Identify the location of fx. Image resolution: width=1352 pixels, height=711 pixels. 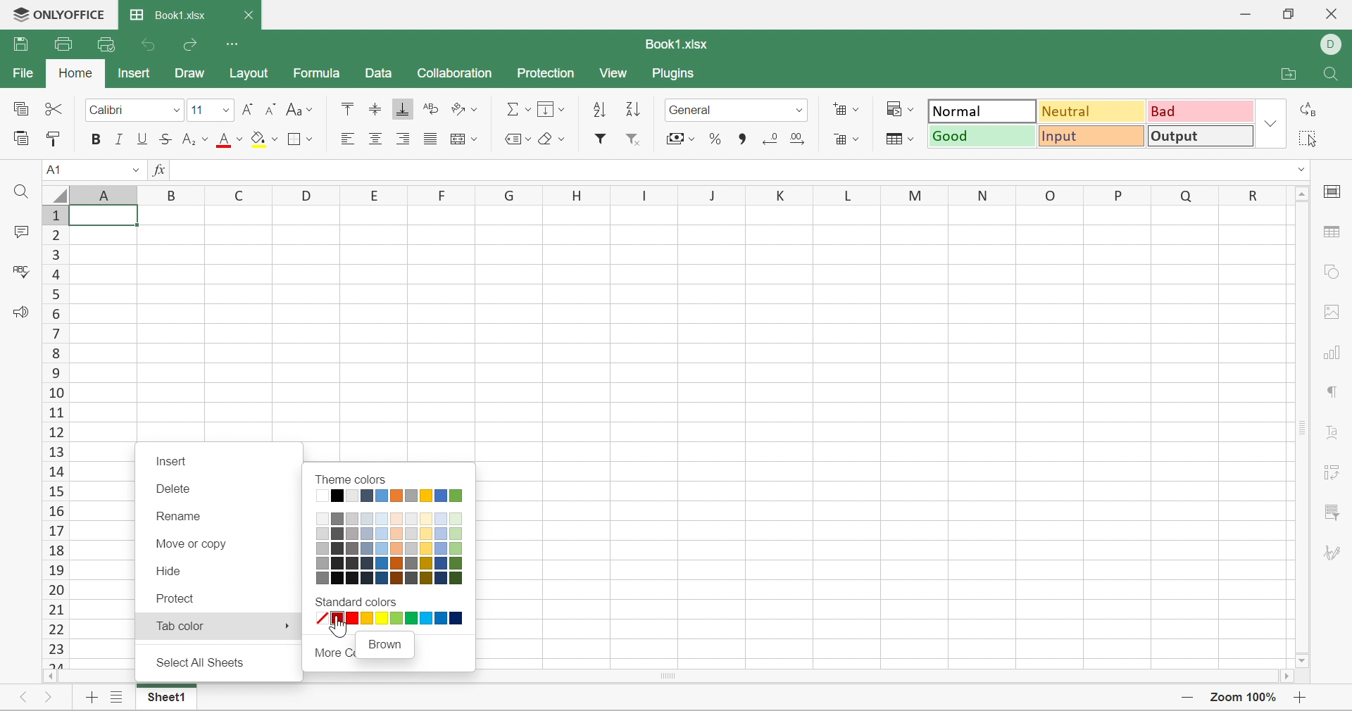
(156, 170).